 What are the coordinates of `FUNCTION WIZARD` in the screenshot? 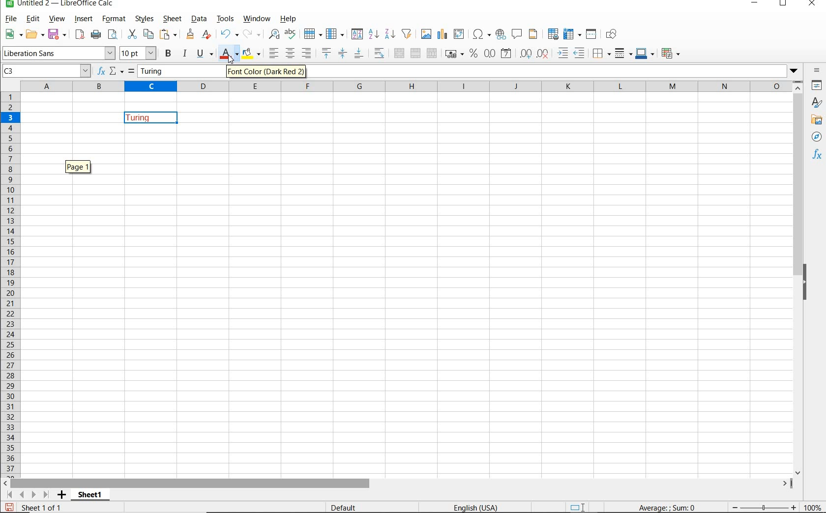 It's located at (102, 72).